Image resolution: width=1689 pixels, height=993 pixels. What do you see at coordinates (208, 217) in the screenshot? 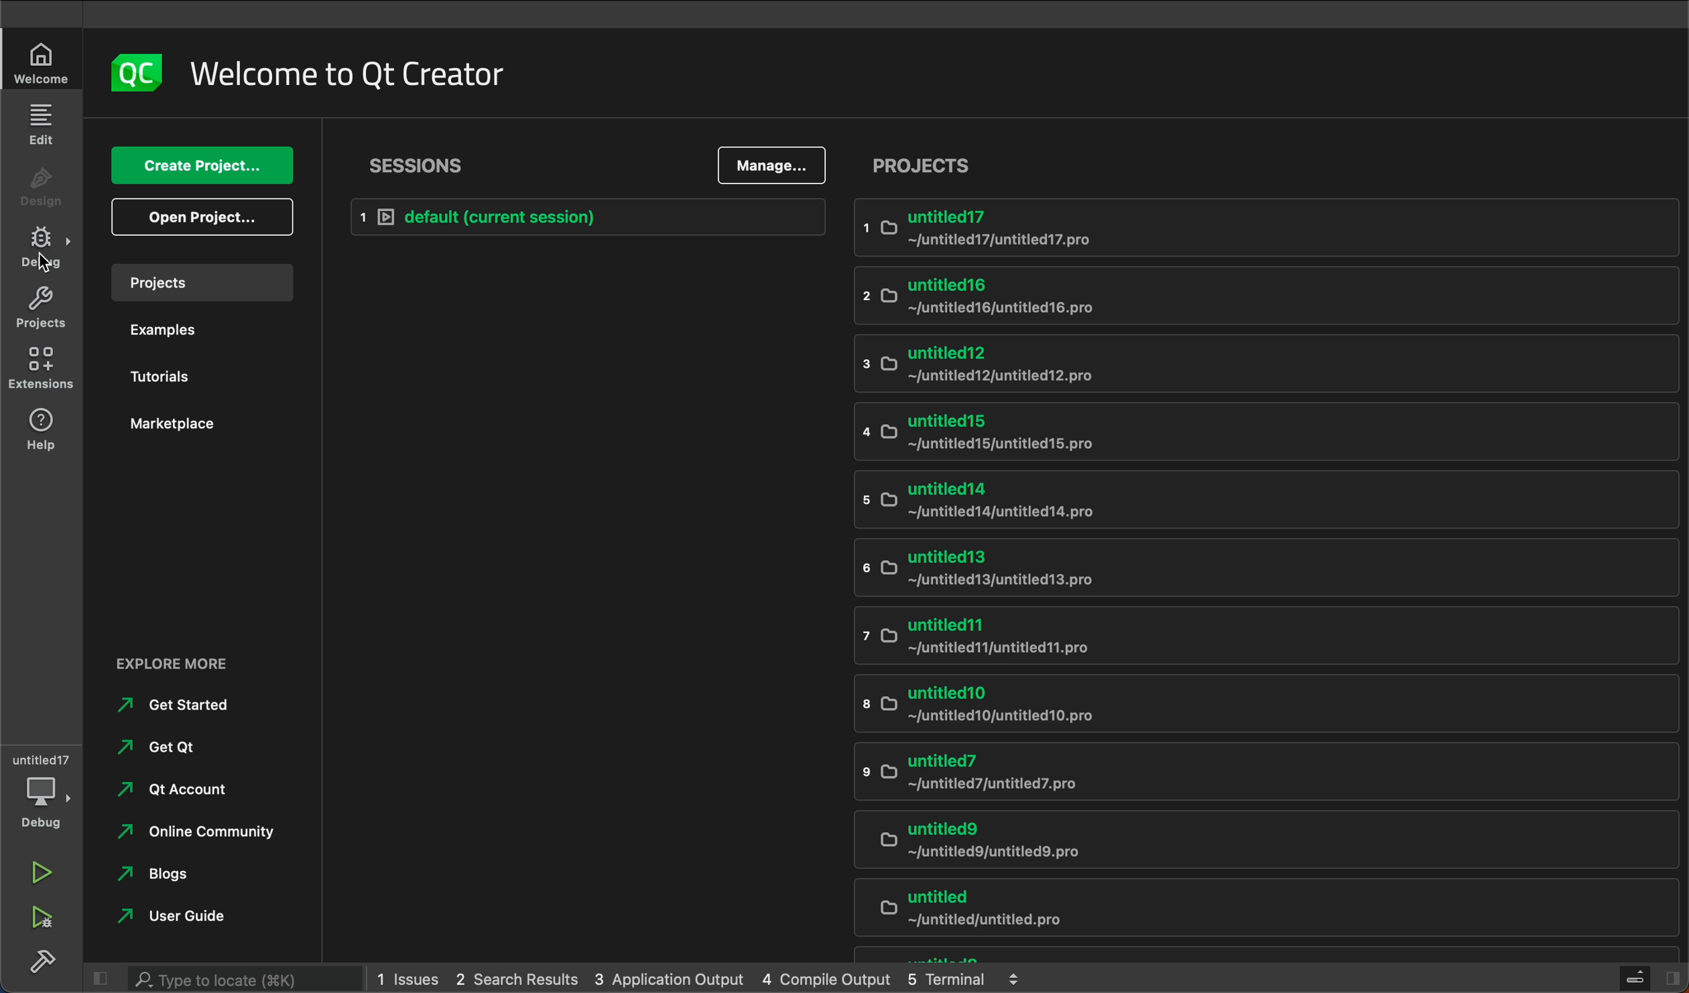
I see `open` at bounding box center [208, 217].